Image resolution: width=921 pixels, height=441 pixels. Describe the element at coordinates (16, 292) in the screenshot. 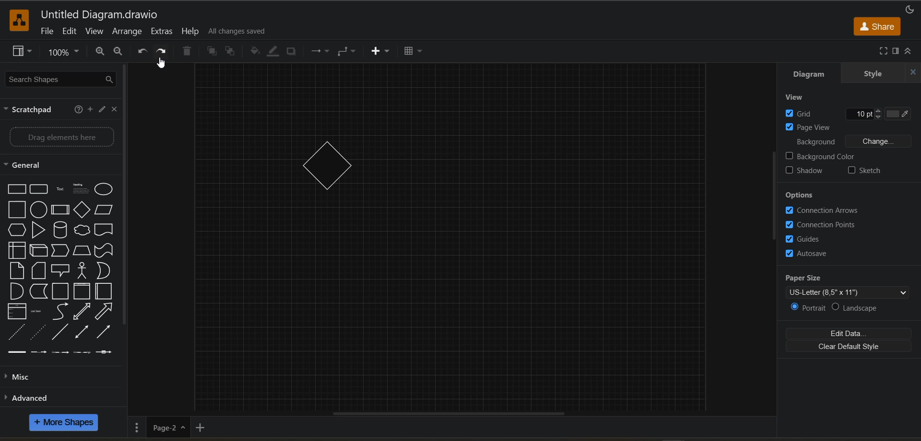

I see `and` at that location.